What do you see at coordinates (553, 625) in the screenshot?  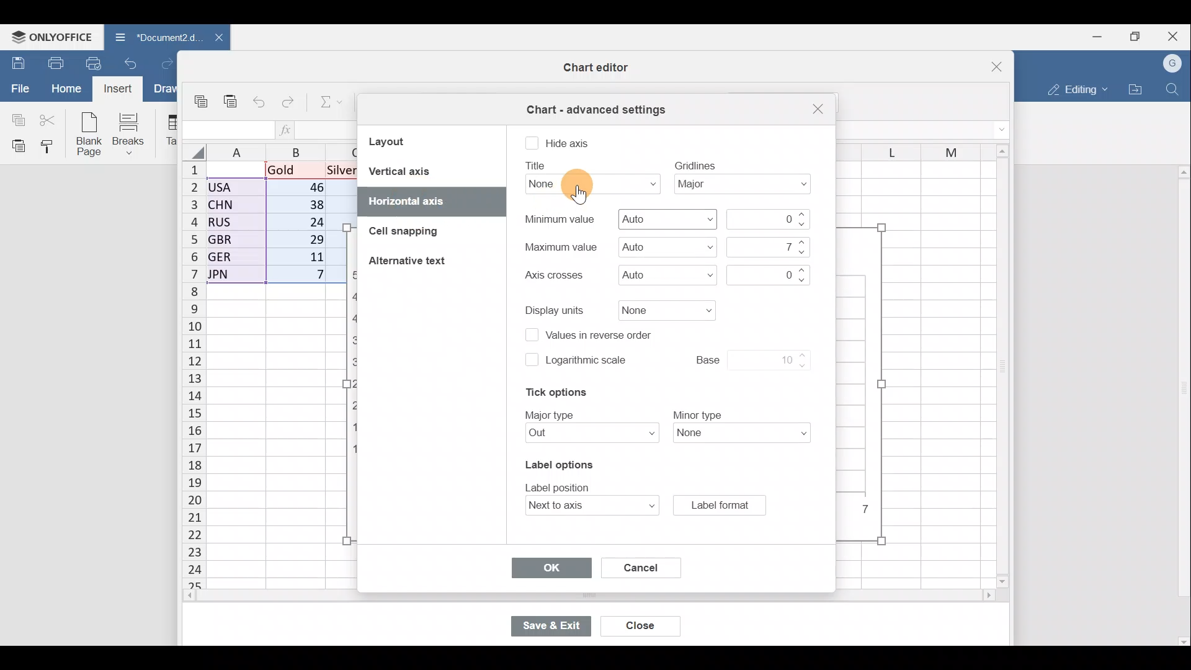 I see `Save & exit` at bounding box center [553, 625].